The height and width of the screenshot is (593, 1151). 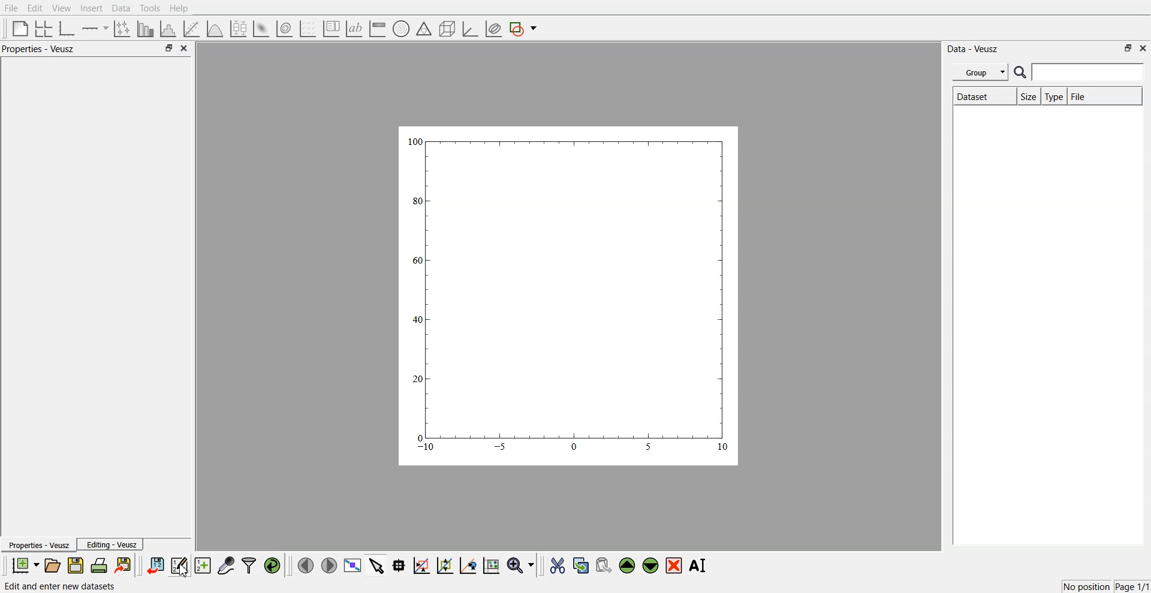 What do you see at coordinates (376, 565) in the screenshot?
I see `select items` at bounding box center [376, 565].